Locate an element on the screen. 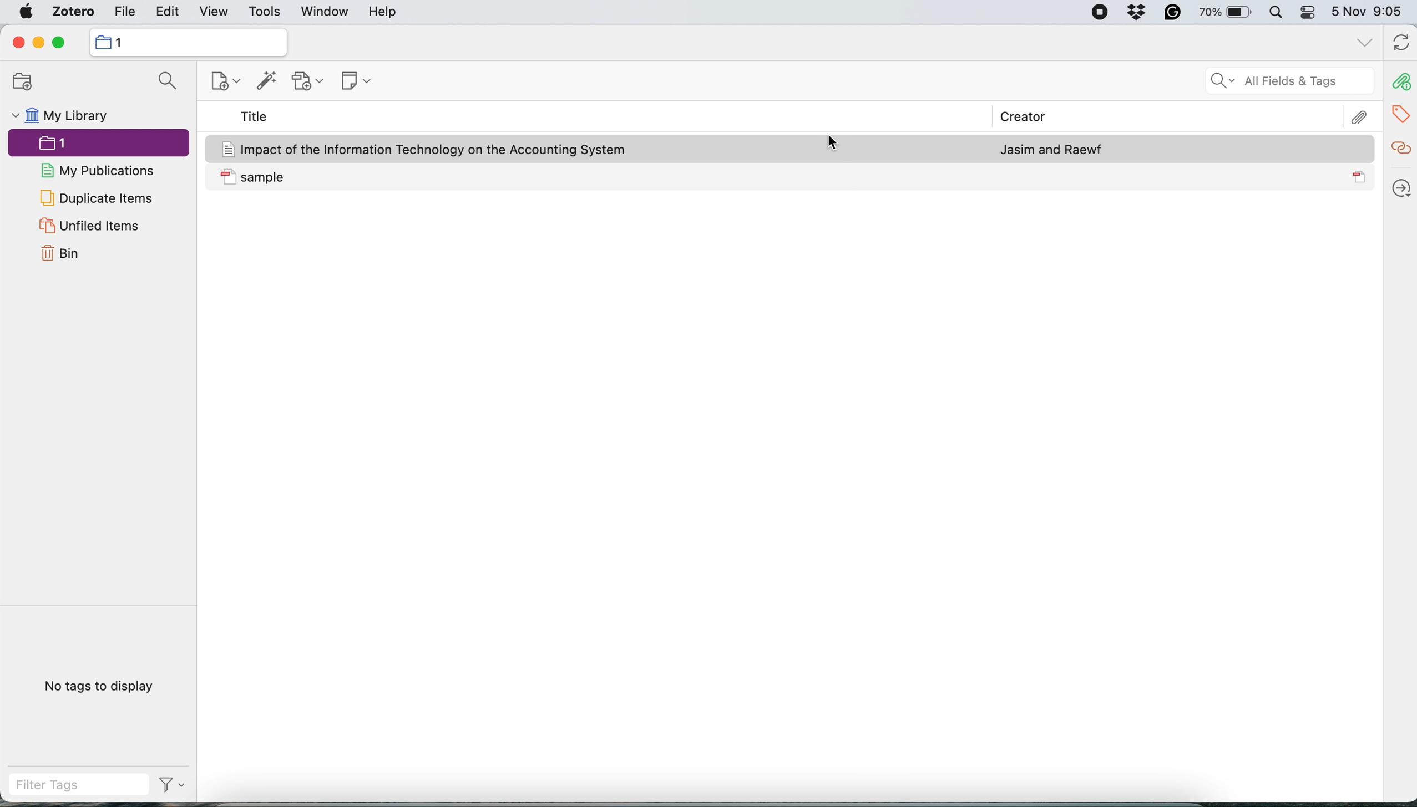 This screenshot has width=1417, height=807. all fields and tags is located at coordinates (1277, 82).